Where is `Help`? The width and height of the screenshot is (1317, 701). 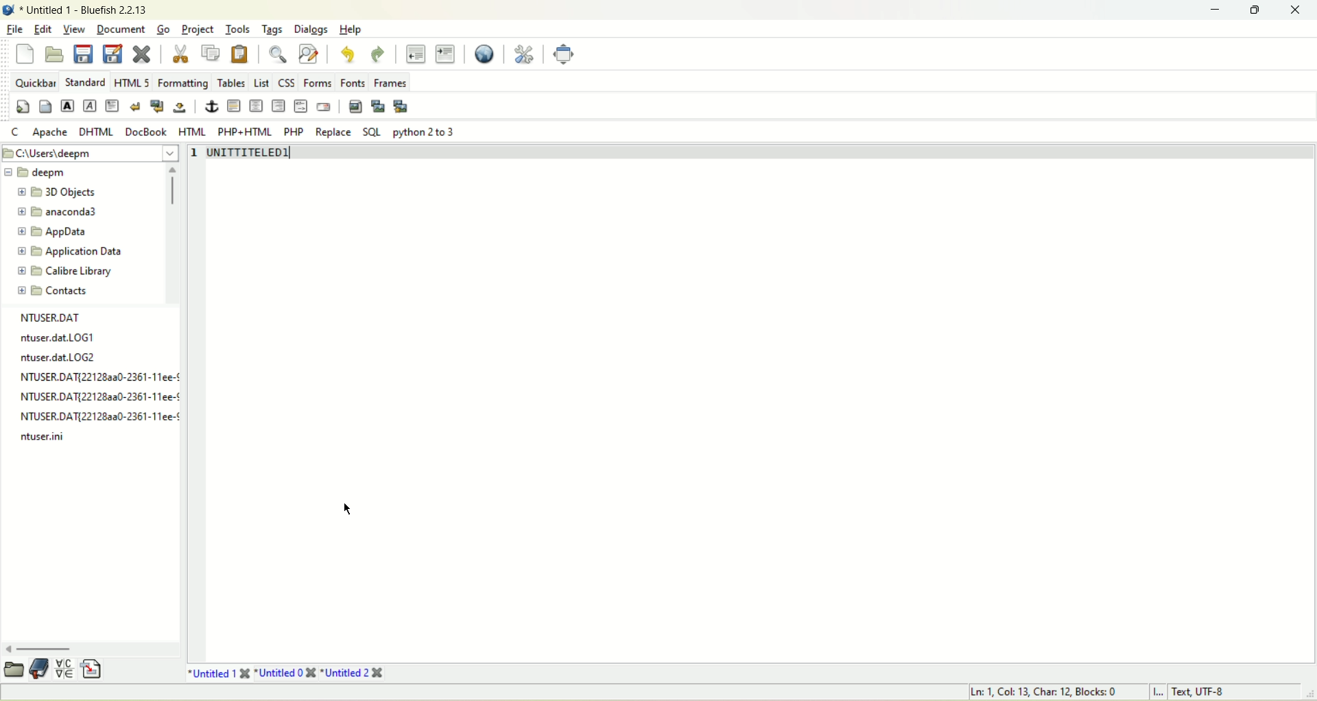
Help is located at coordinates (351, 27).